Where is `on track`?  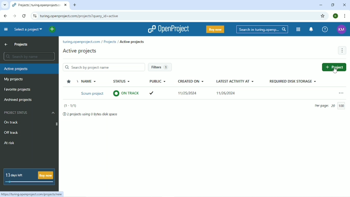 on track is located at coordinates (127, 94).